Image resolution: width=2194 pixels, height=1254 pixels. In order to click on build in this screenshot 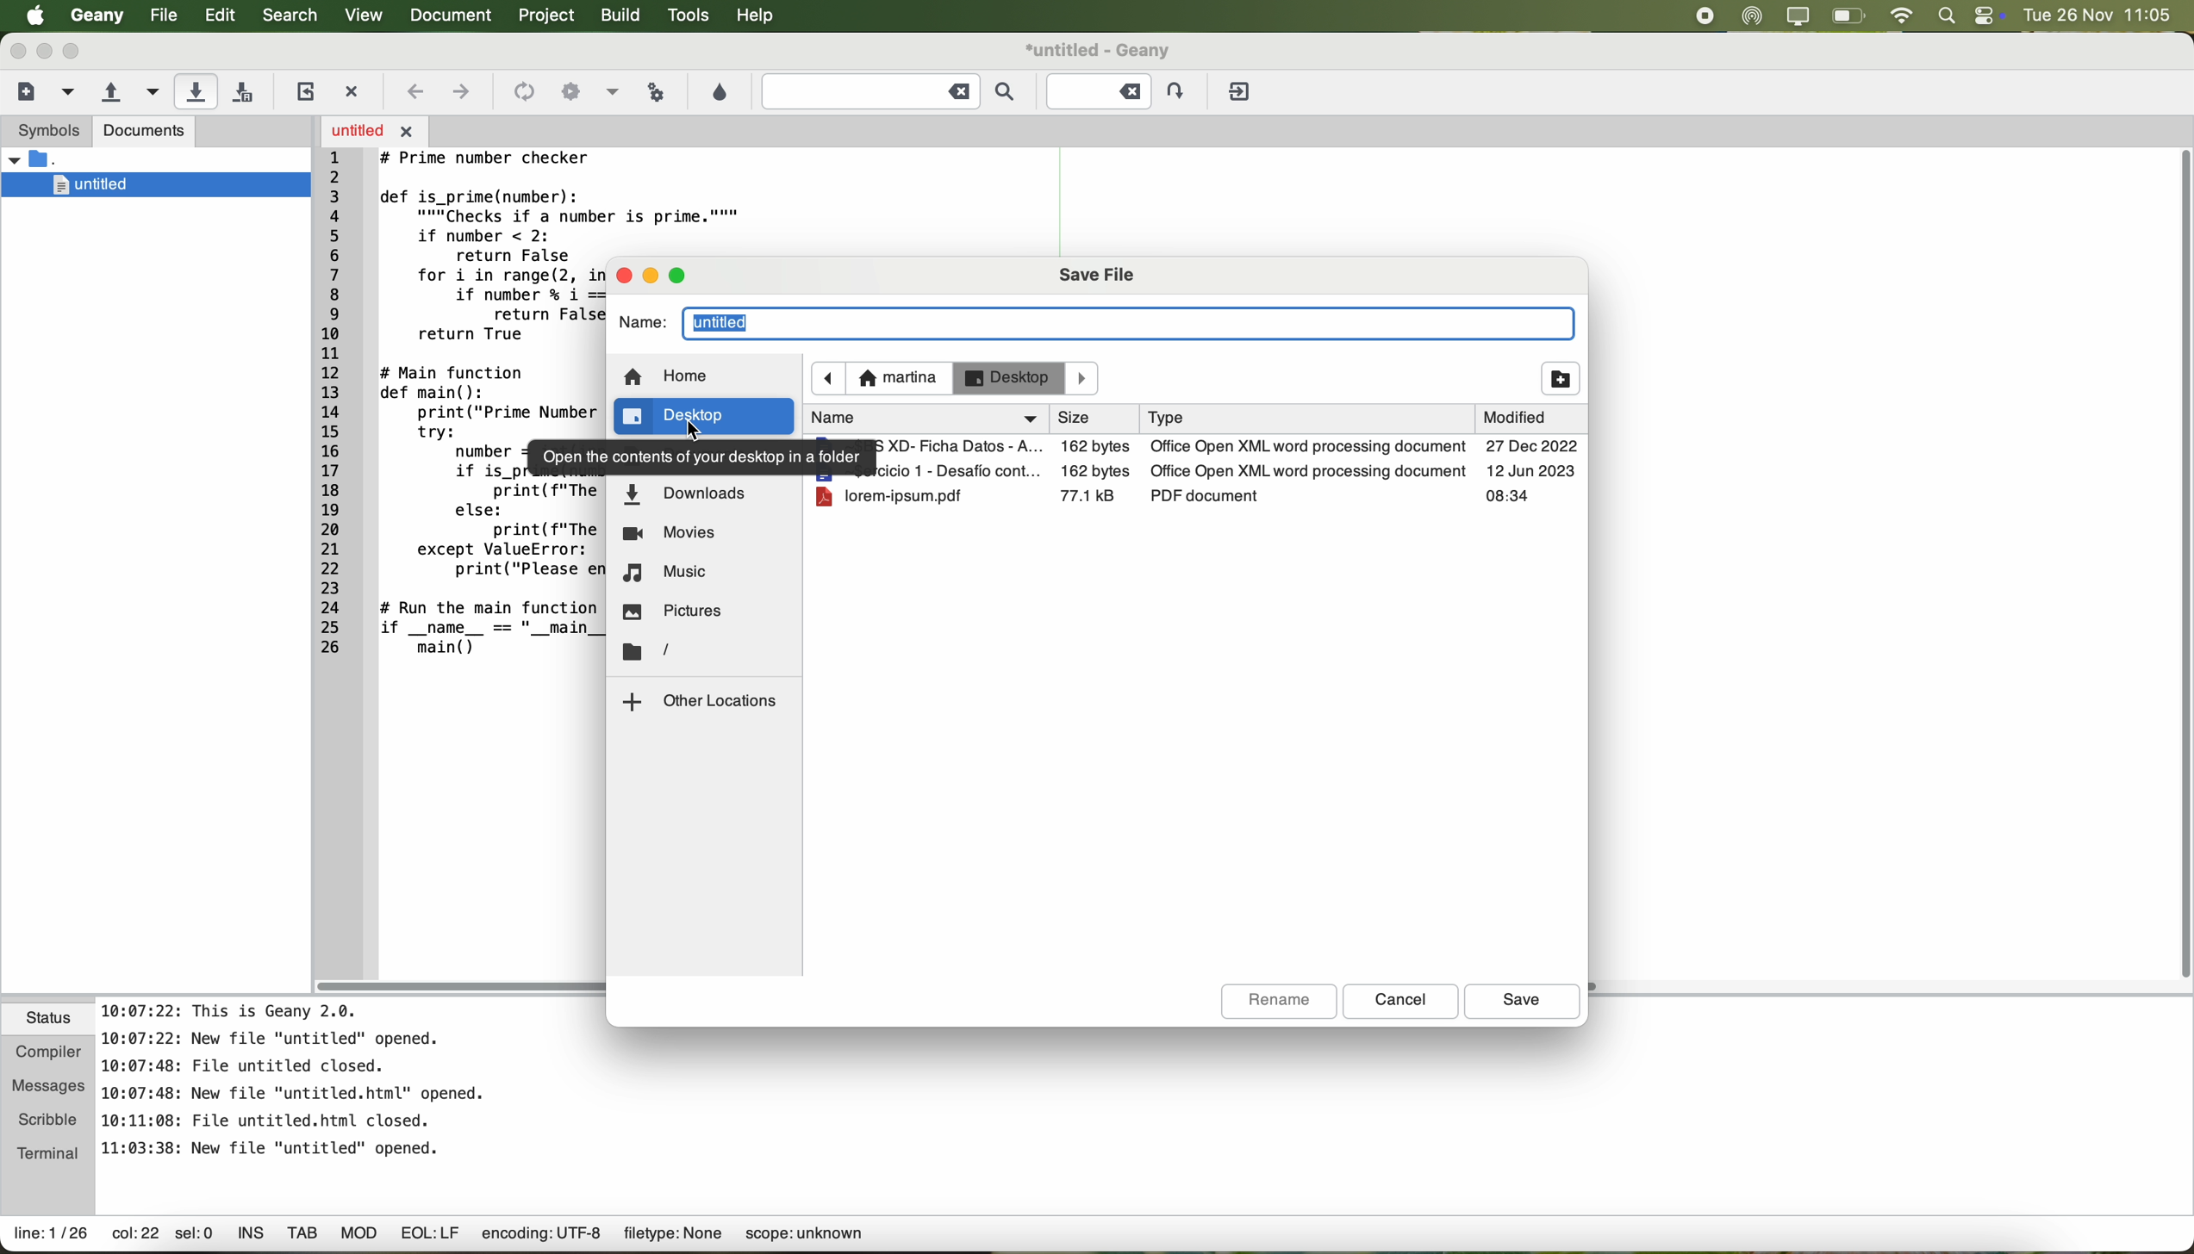, I will do `click(622, 17)`.